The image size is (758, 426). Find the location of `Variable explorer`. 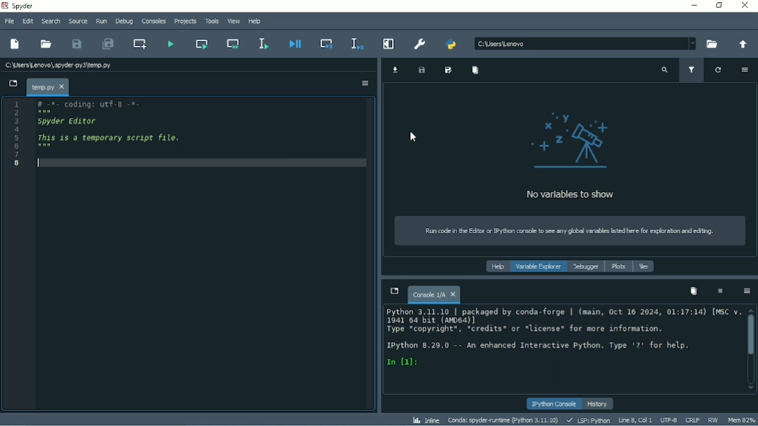

Variable explorer is located at coordinates (539, 267).